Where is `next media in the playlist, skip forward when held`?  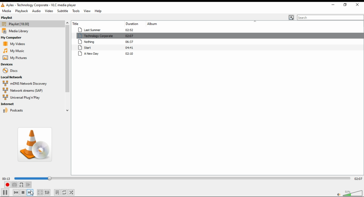 next media in the playlist, skip forward when held is located at coordinates (29, 204).